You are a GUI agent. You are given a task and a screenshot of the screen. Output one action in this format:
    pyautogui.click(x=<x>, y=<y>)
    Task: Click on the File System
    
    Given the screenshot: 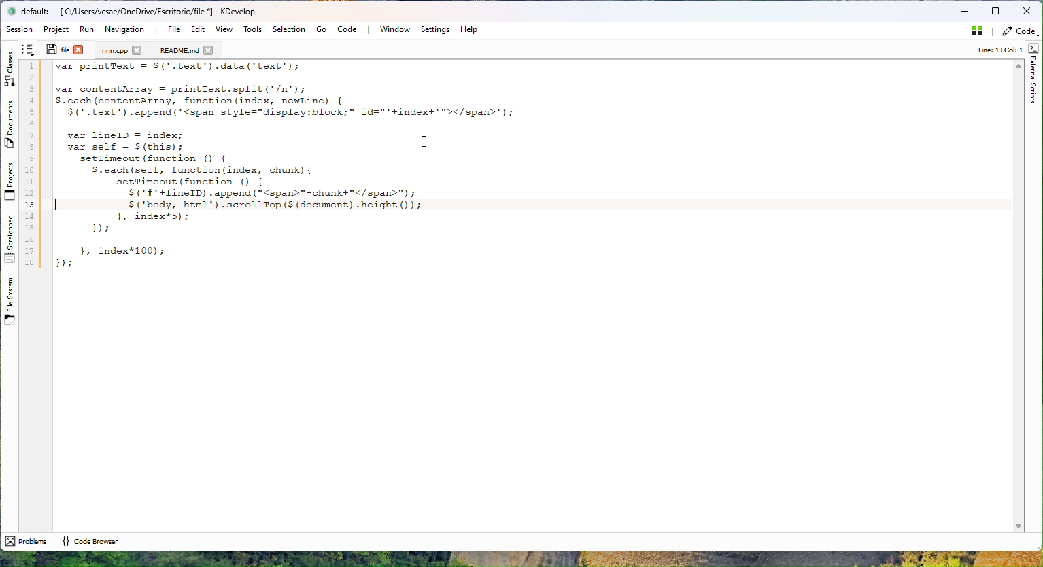 What is the action you would take?
    pyautogui.click(x=8, y=305)
    